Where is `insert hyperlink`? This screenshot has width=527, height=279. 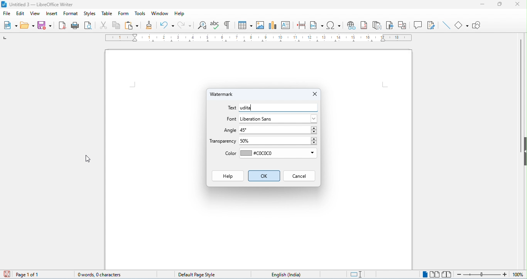
insert hyperlink is located at coordinates (351, 25).